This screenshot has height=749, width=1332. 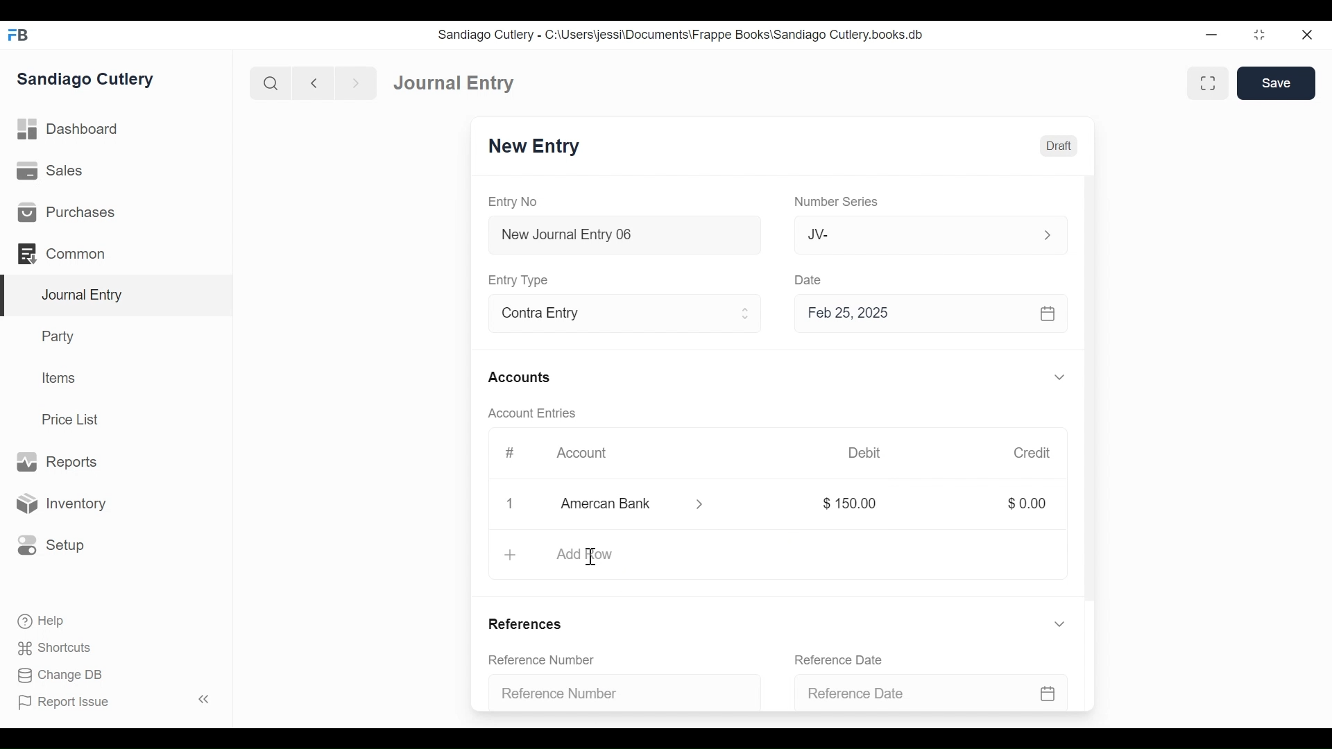 What do you see at coordinates (702, 504) in the screenshot?
I see `Expand` at bounding box center [702, 504].